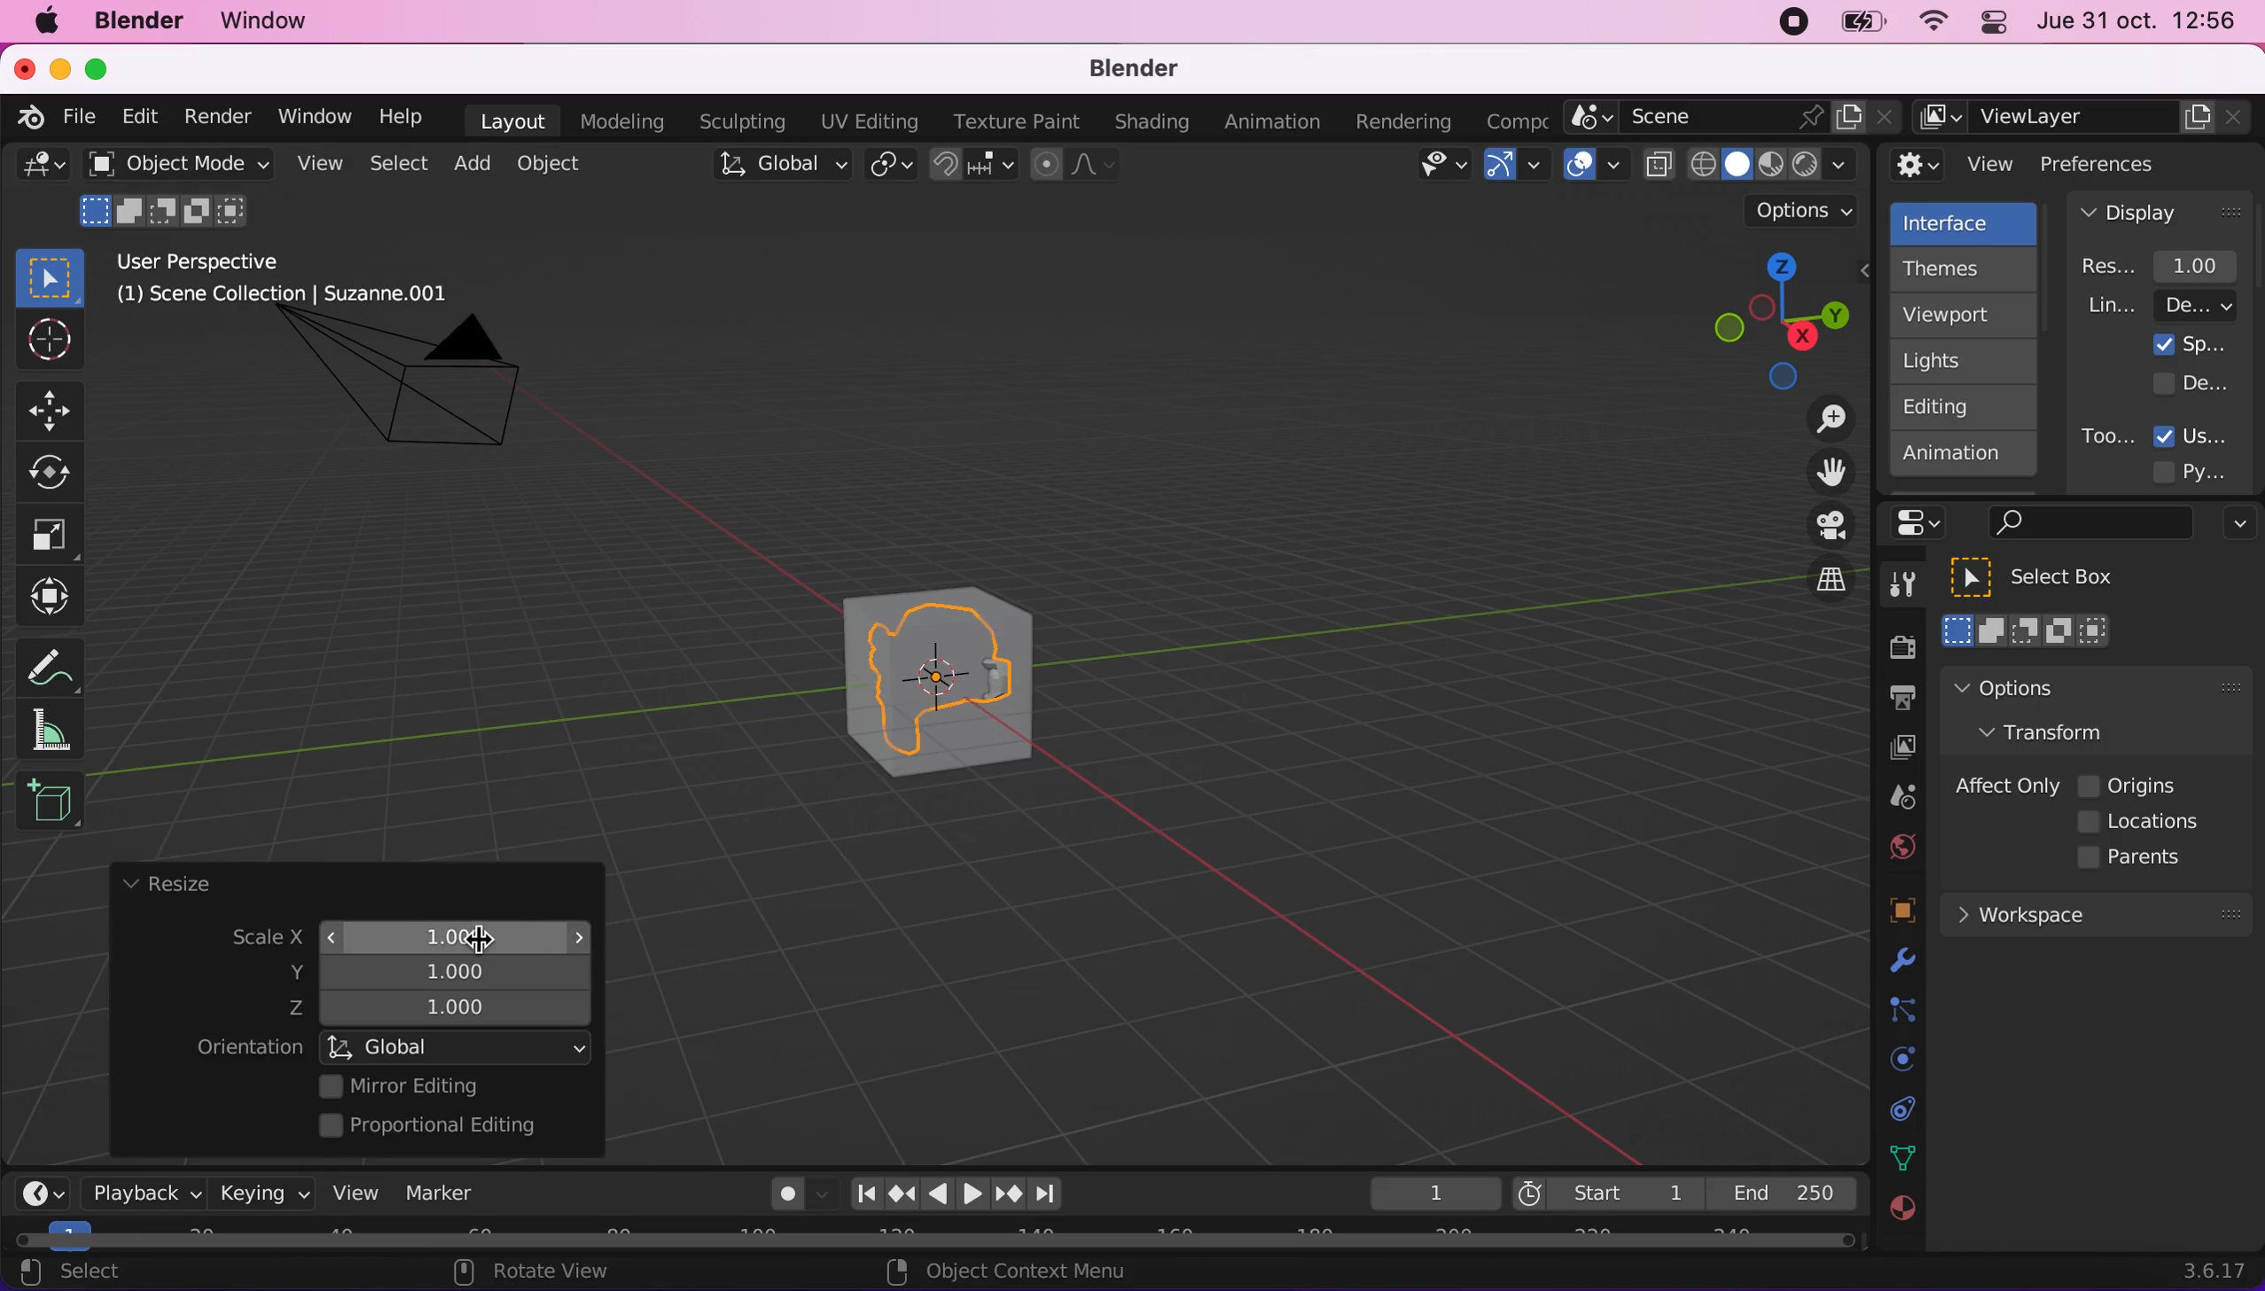  Describe the element at coordinates (249, 1048) in the screenshot. I see `orientation` at that location.